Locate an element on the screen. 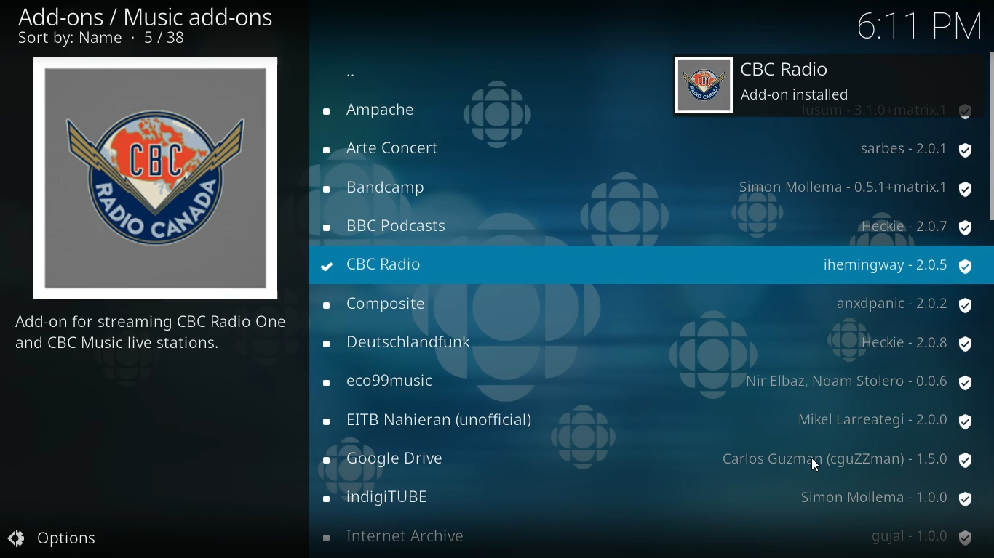  radio installed is located at coordinates (823, 85).